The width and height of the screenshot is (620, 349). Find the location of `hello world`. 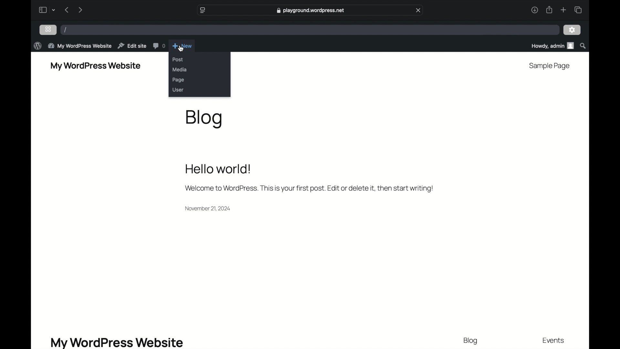

hello world is located at coordinates (218, 168).